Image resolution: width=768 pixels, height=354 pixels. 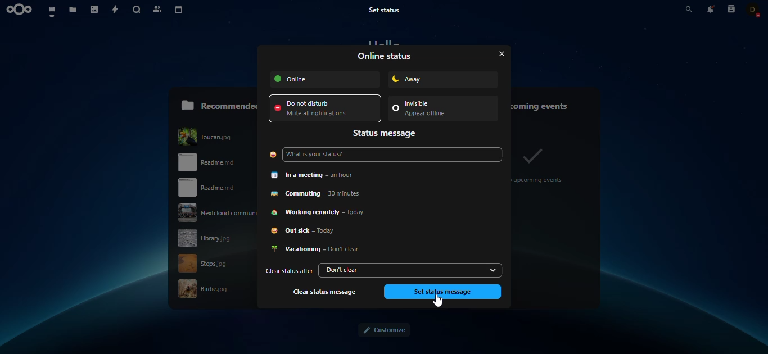 What do you see at coordinates (546, 103) in the screenshot?
I see `upcoming events` at bounding box center [546, 103].